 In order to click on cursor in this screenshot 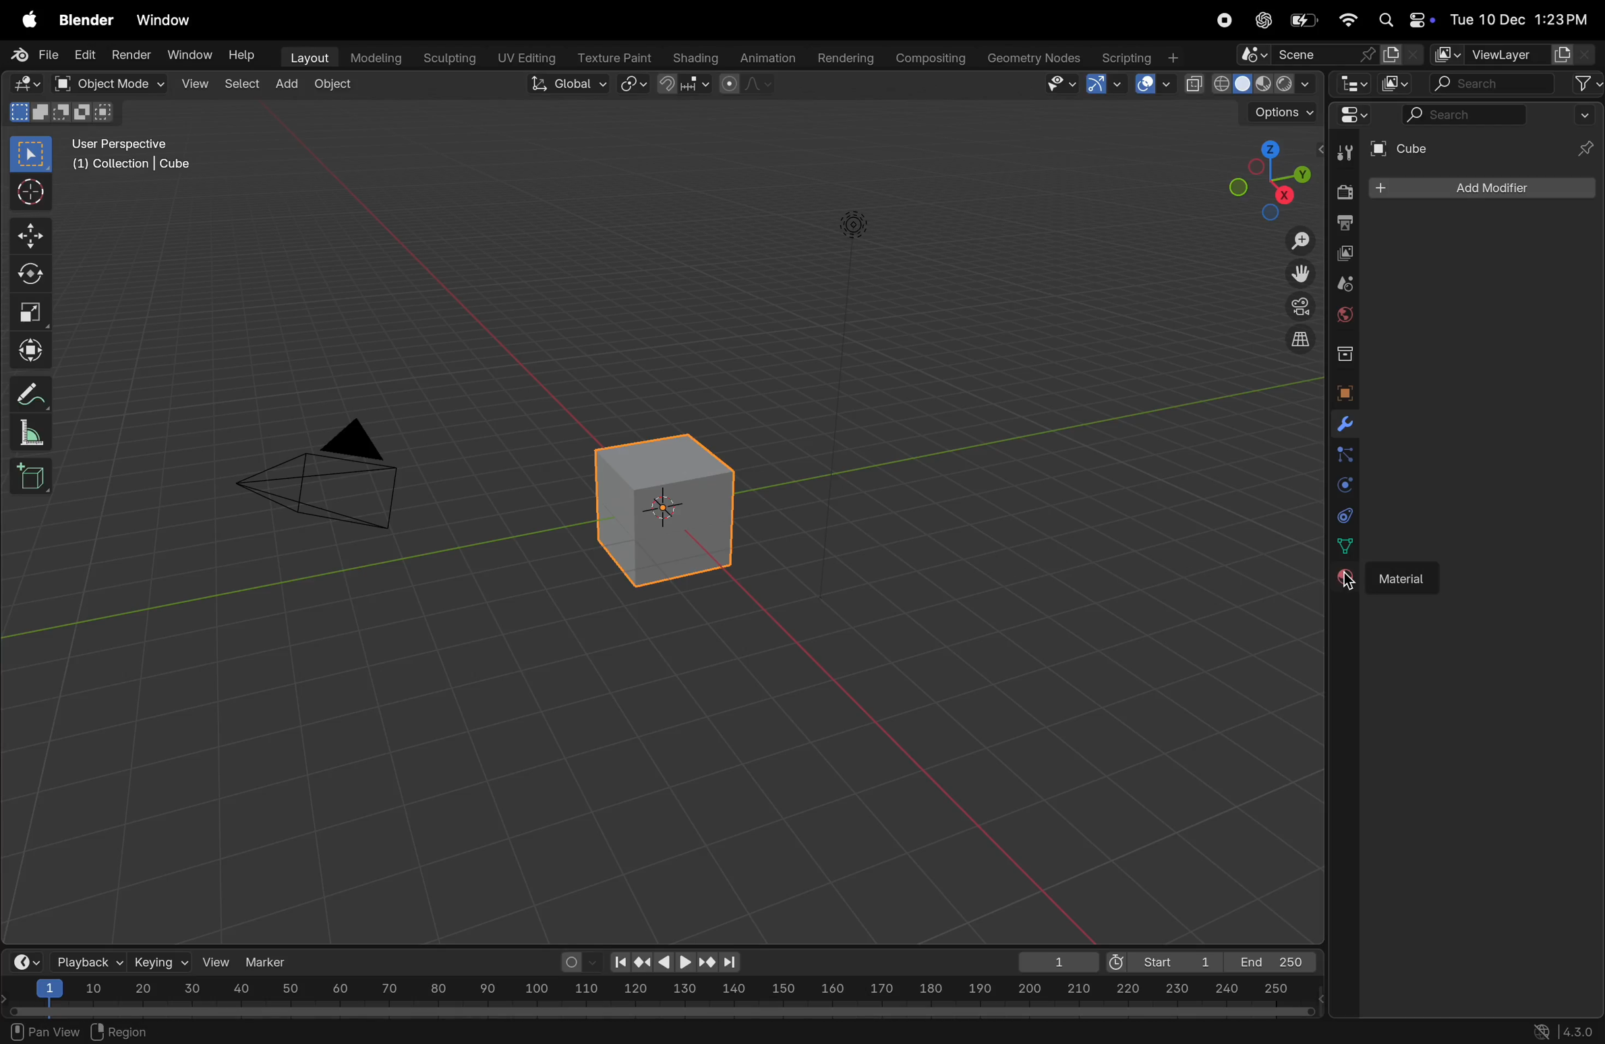, I will do `click(1343, 587)`.